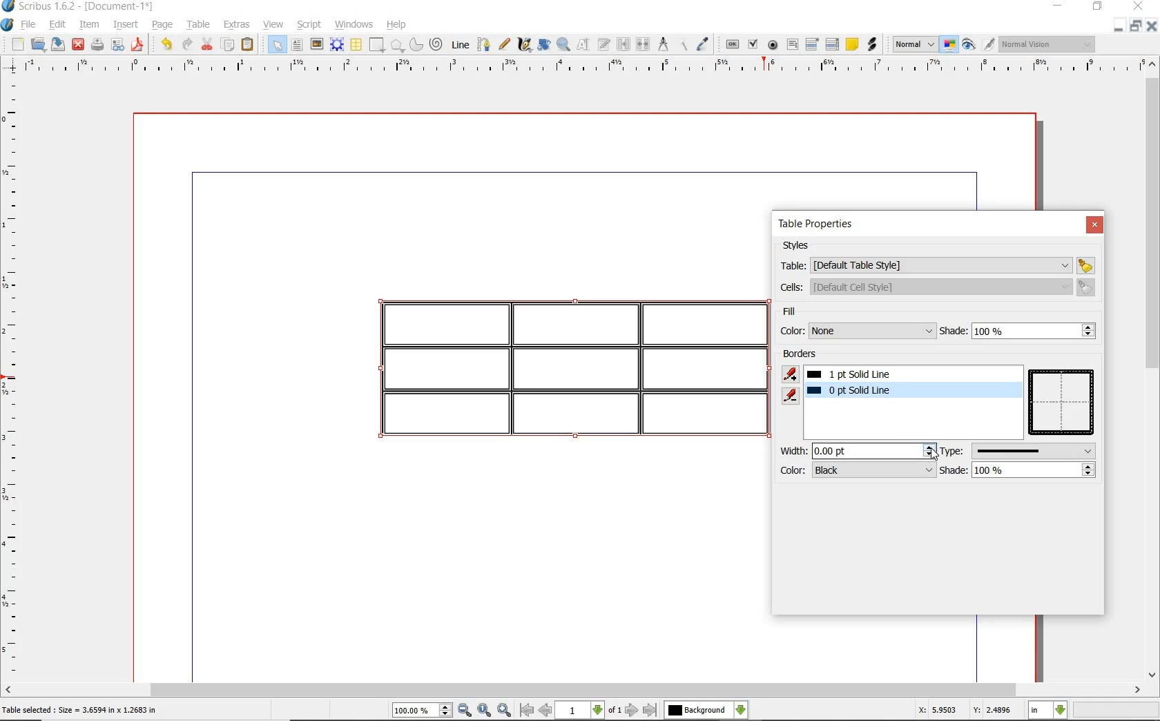  Describe the element at coordinates (1057, 6) in the screenshot. I see `MINIMIZE` at that location.